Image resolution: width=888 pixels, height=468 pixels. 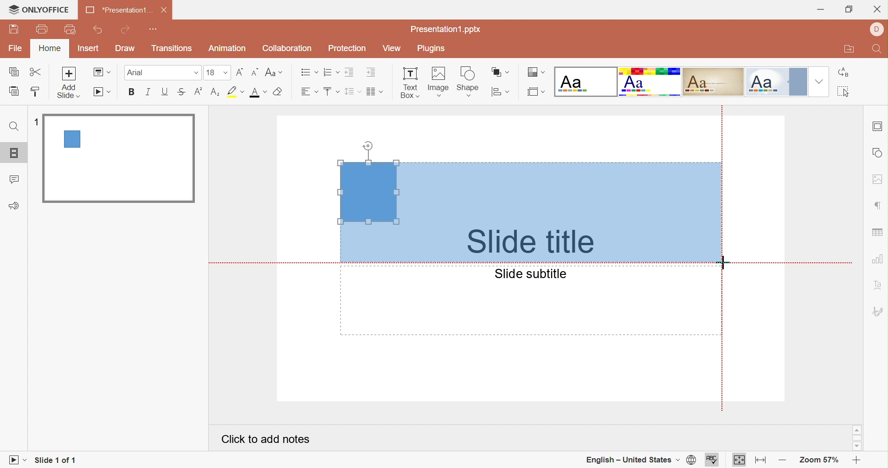 I want to click on Image settings, so click(x=877, y=180).